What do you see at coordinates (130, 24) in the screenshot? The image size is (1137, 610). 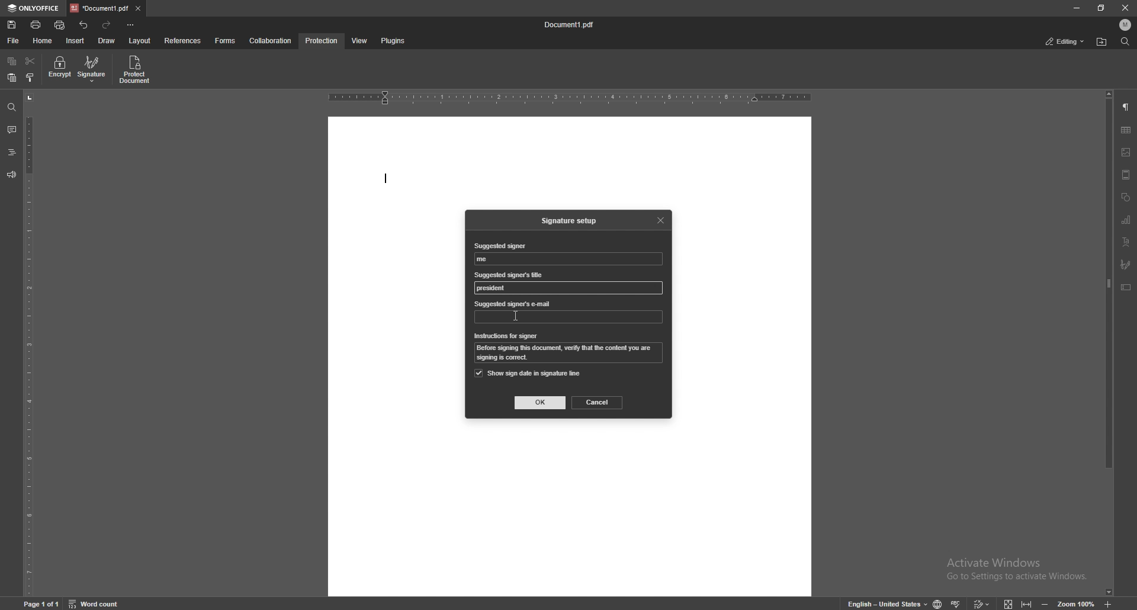 I see `customize toolbar` at bounding box center [130, 24].